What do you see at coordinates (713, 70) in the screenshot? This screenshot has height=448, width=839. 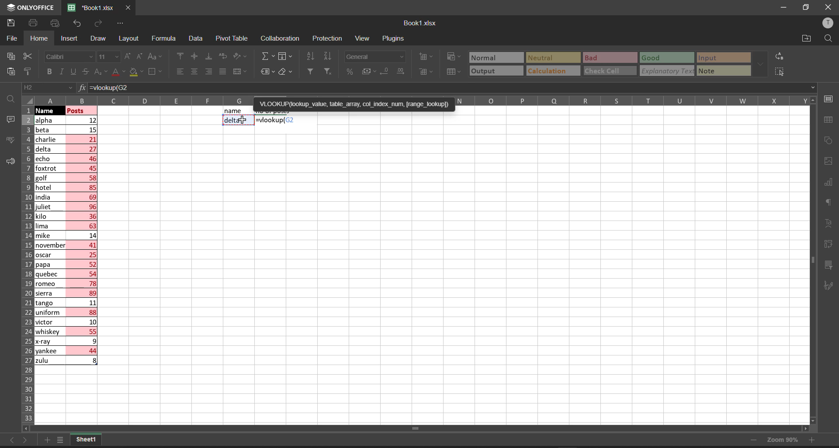 I see `note` at bounding box center [713, 70].